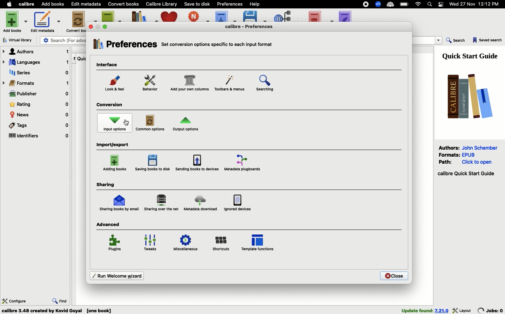 The width and height of the screenshot is (505, 314). What do you see at coordinates (405, 5) in the screenshot?
I see `Charge` at bounding box center [405, 5].